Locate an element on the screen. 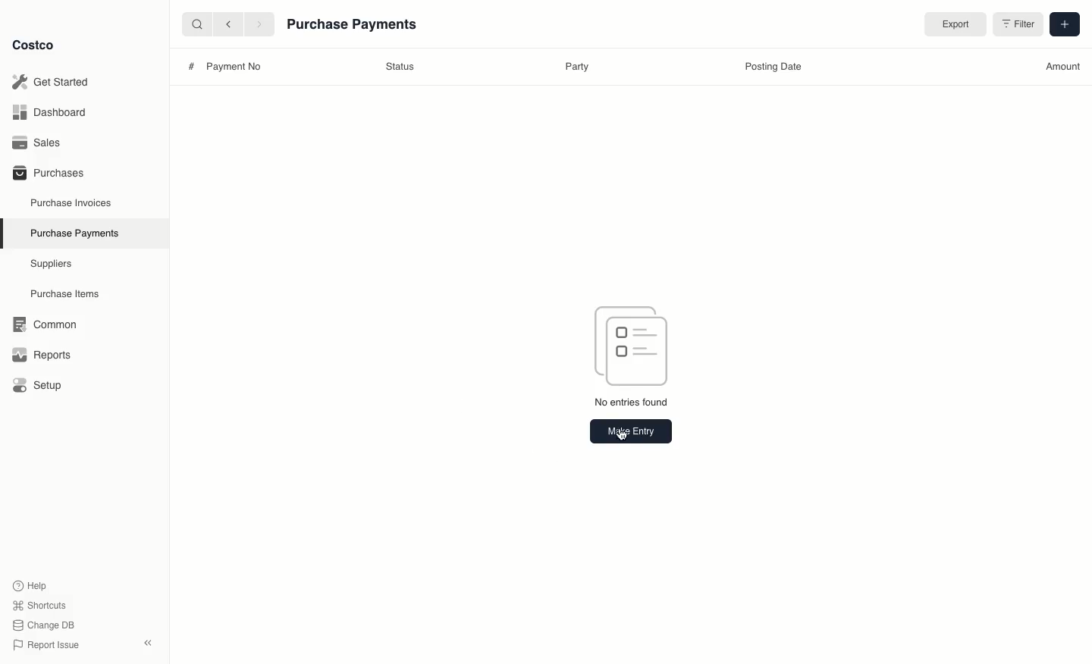  No entries found is located at coordinates (633, 404).